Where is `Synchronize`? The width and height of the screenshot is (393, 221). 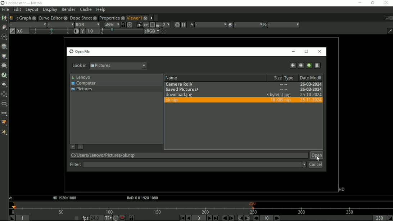
Synchronize is located at coordinates (123, 24).